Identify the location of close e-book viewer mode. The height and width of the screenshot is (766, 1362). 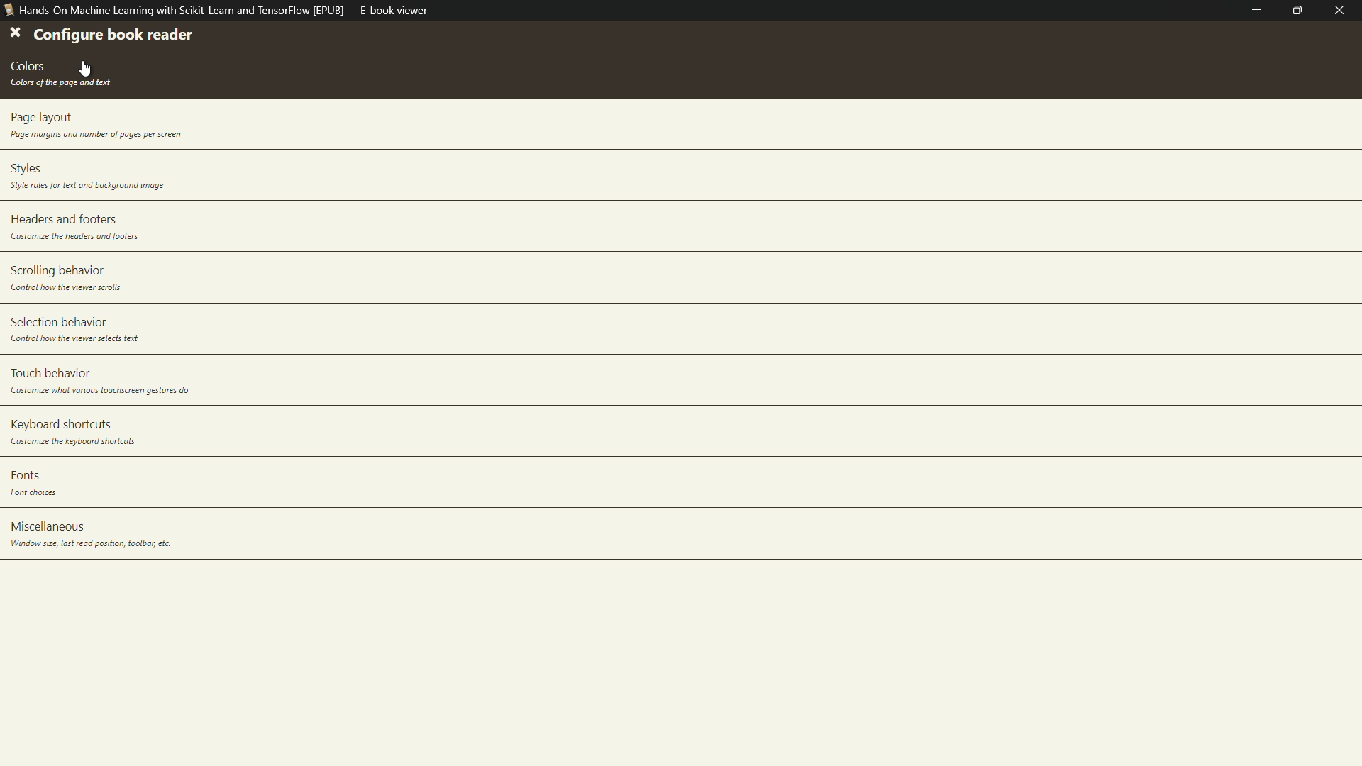
(1344, 11).